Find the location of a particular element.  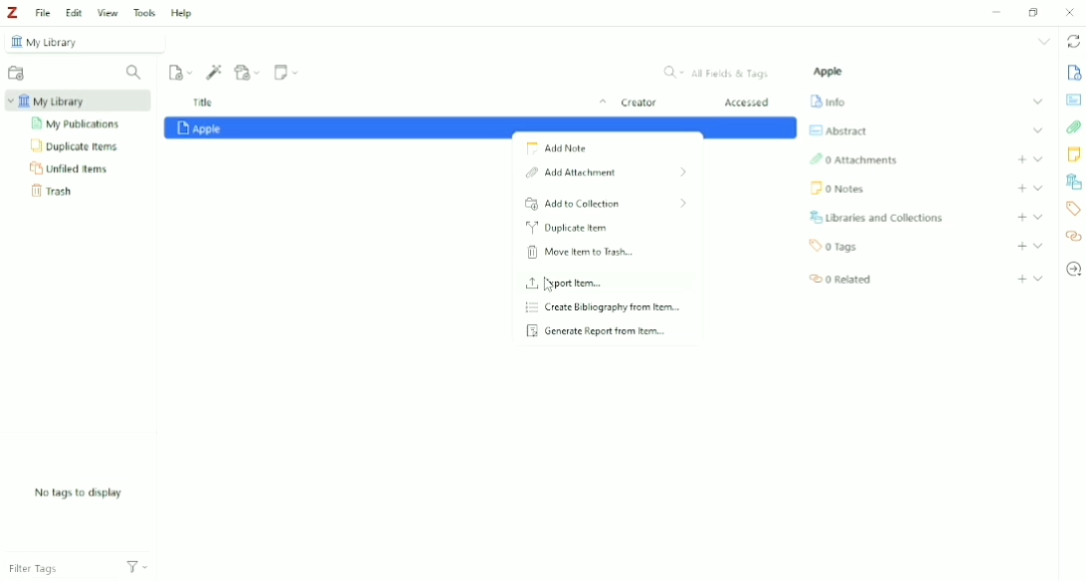

Help is located at coordinates (181, 12).